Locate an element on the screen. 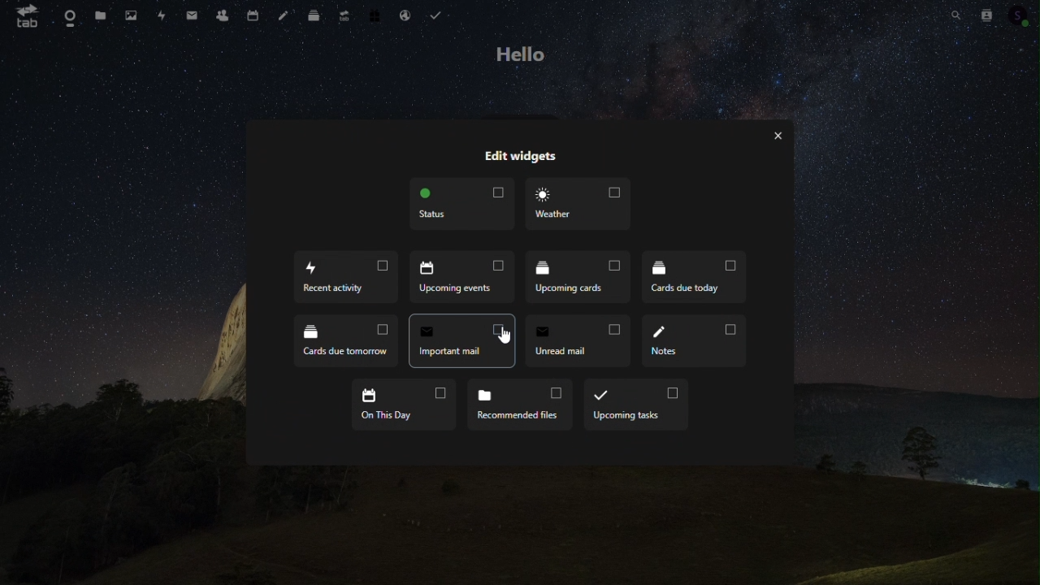 This screenshot has height=585, width=1040. Contacts is located at coordinates (221, 15).